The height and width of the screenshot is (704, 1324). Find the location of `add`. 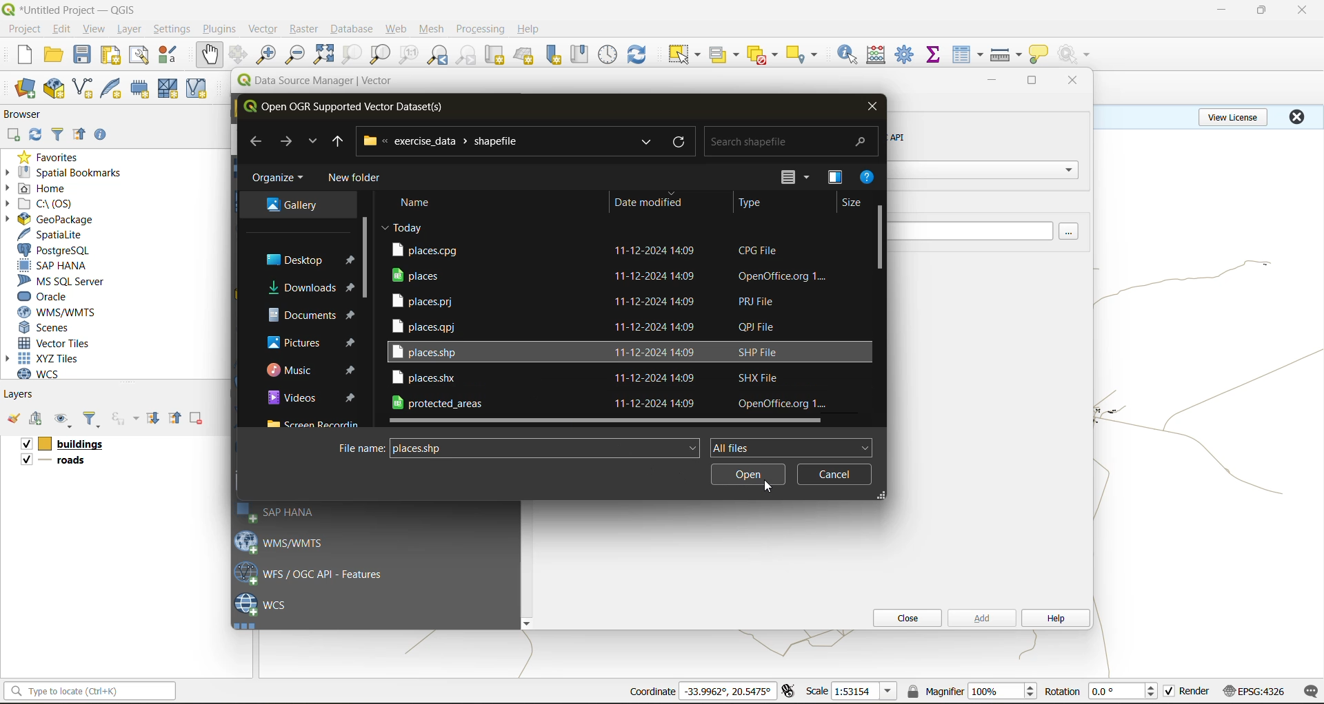

add is located at coordinates (980, 617).